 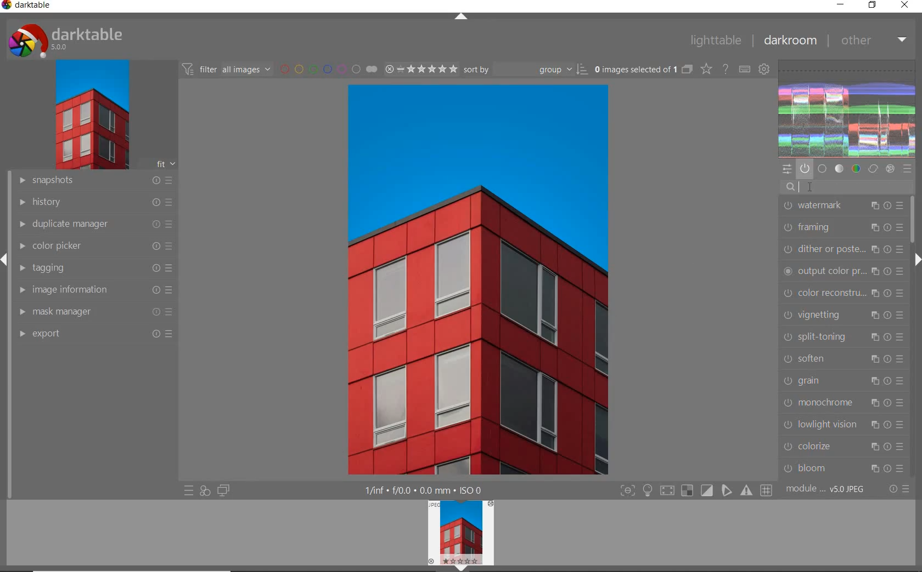 What do you see at coordinates (327, 68) in the screenshot?
I see `filter by image color label` at bounding box center [327, 68].